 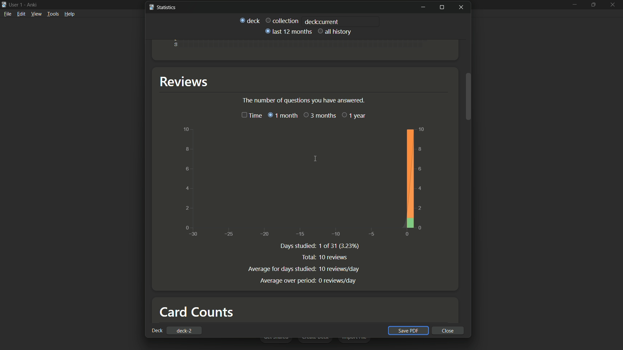 I want to click on Average over period, so click(x=287, y=280).